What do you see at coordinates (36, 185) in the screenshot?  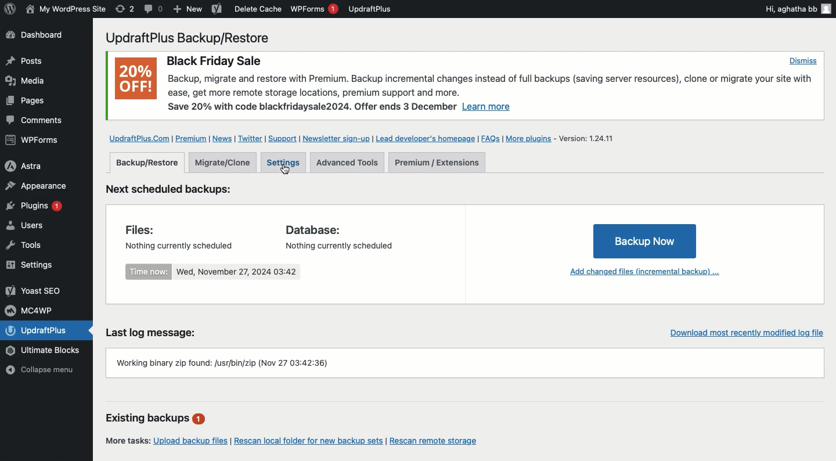 I see `Appearance` at bounding box center [36, 185].